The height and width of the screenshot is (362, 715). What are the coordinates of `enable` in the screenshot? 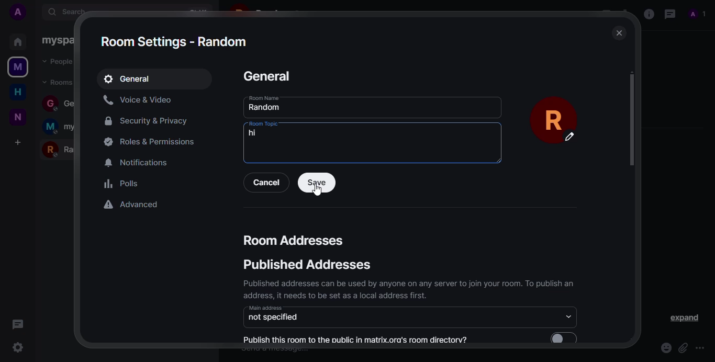 It's located at (566, 338).